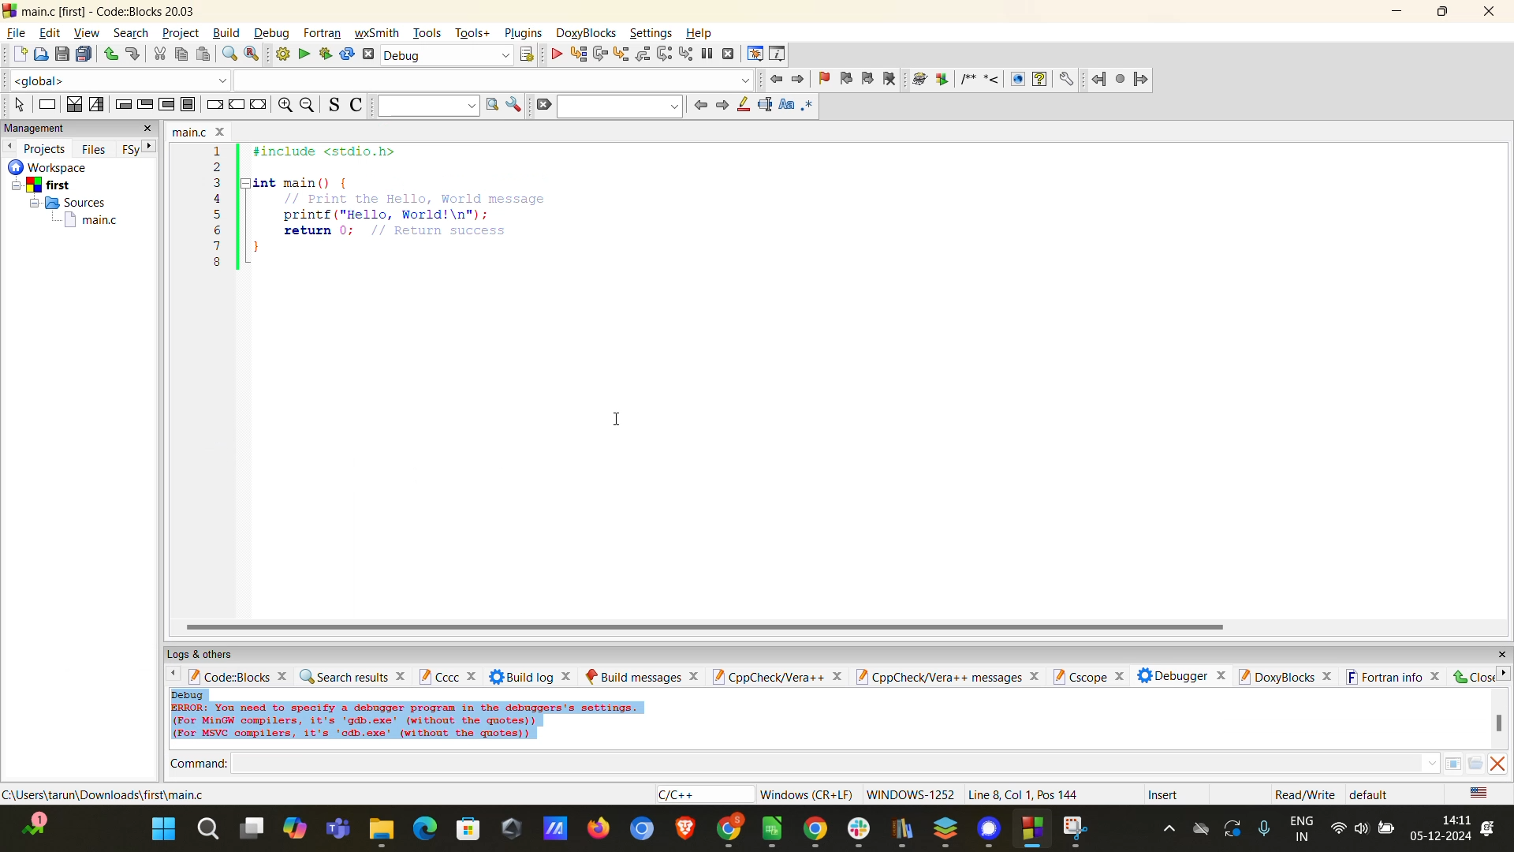 The image size is (1514, 852). What do you see at coordinates (1197, 829) in the screenshot?
I see `drive` at bounding box center [1197, 829].